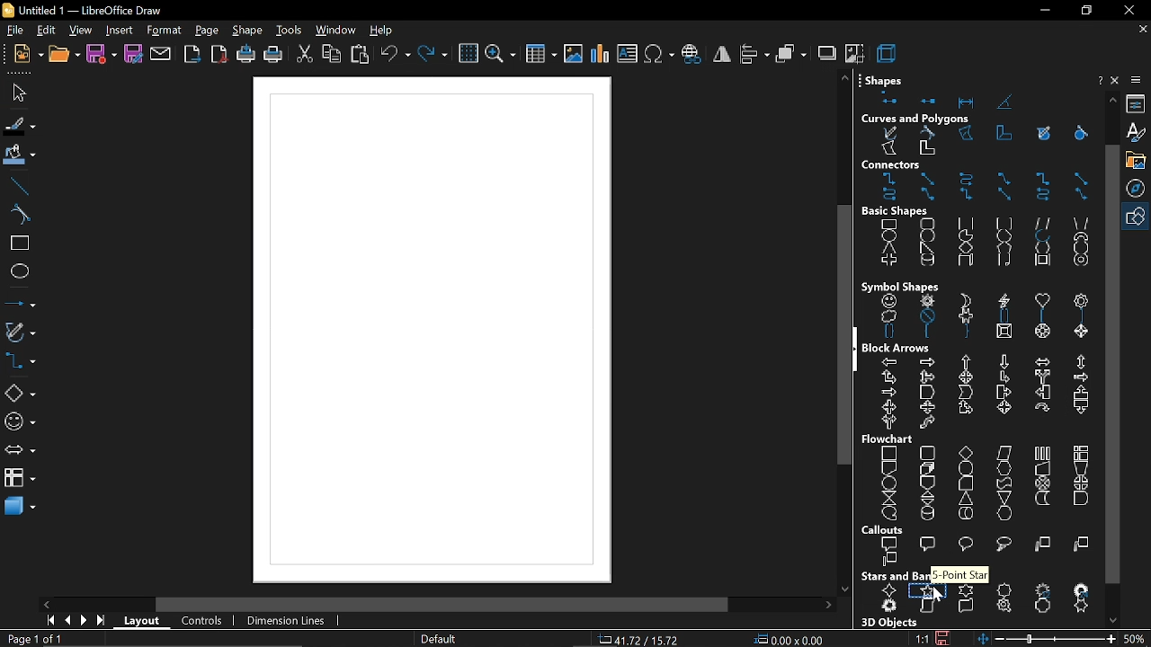 This screenshot has height=647, width=1151. Describe the element at coordinates (1088, 12) in the screenshot. I see `restore down` at that location.